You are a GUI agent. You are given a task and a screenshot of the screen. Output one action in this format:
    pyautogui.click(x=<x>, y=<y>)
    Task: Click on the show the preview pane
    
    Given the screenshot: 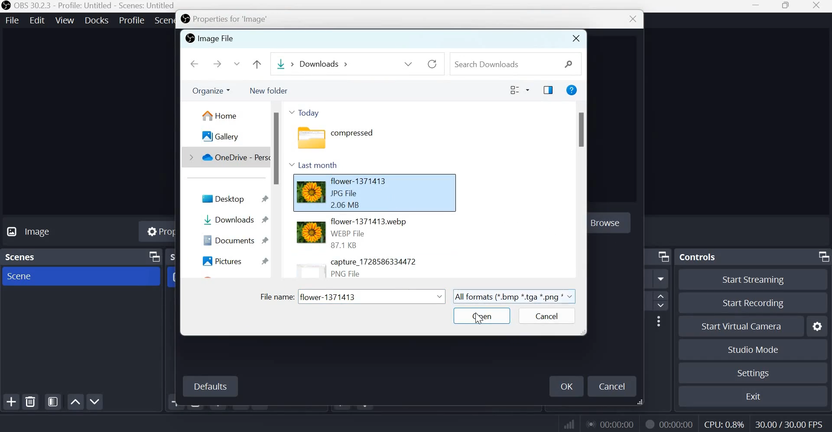 What is the action you would take?
    pyautogui.click(x=546, y=90)
    